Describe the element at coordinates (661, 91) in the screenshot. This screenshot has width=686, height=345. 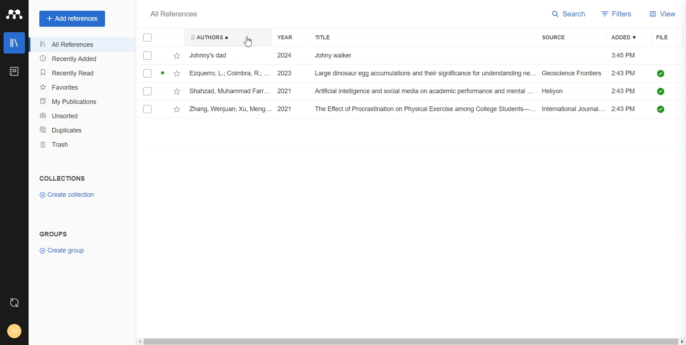
I see `download Check` at that location.